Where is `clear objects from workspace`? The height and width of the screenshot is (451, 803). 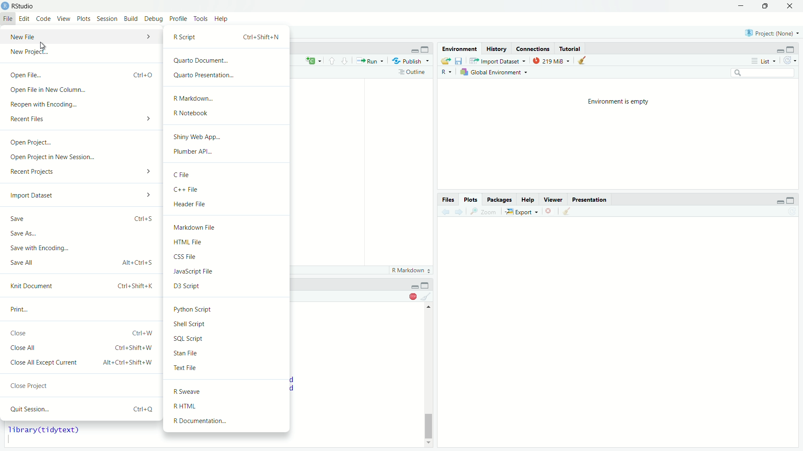 clear objects from workspace is located at coordinates (583, 61).